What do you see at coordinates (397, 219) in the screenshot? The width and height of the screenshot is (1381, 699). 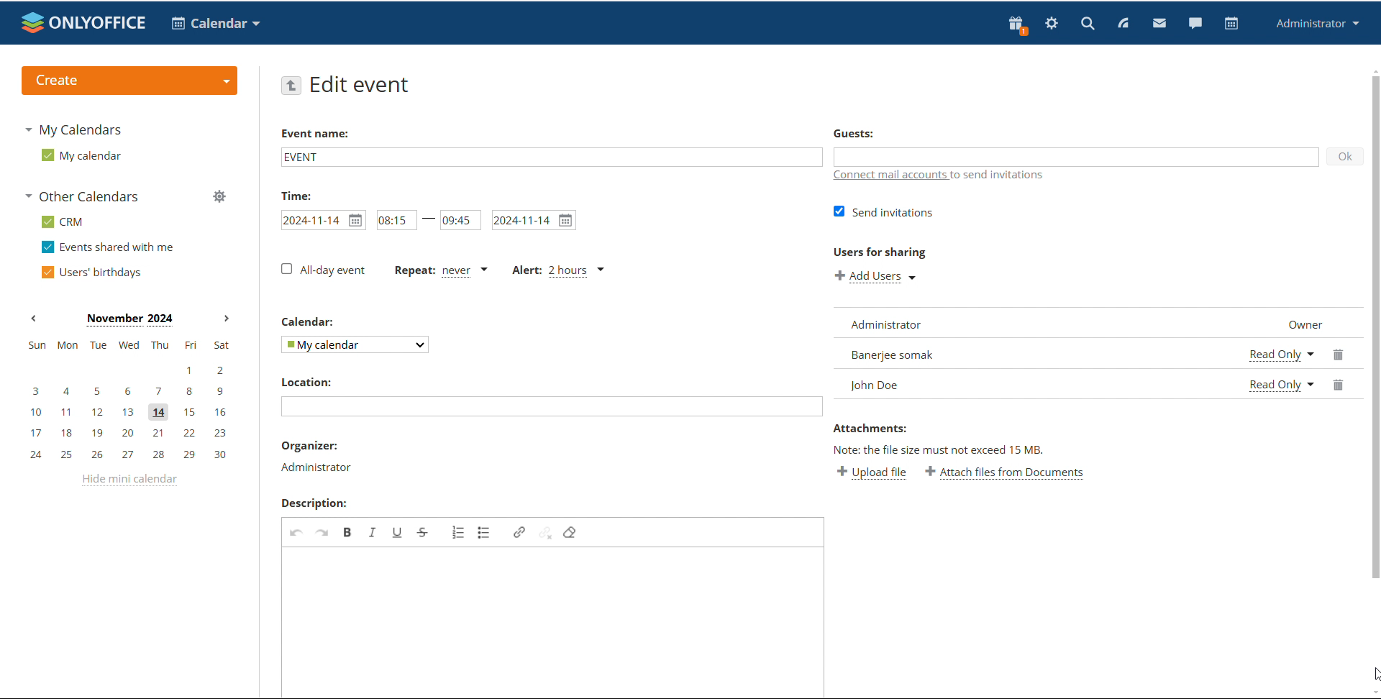 I see `set start time` at bounding box center [397, 219].